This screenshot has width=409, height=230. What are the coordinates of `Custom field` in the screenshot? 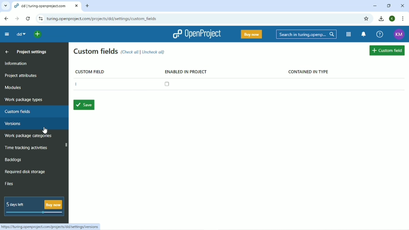 It's located at (89, 71).